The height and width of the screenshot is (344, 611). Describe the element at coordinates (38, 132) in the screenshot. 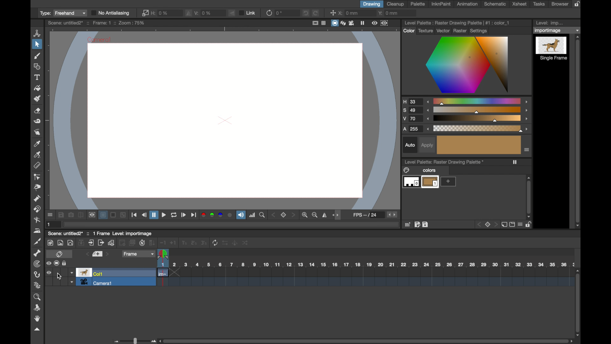

I see `finger tool` at that location.